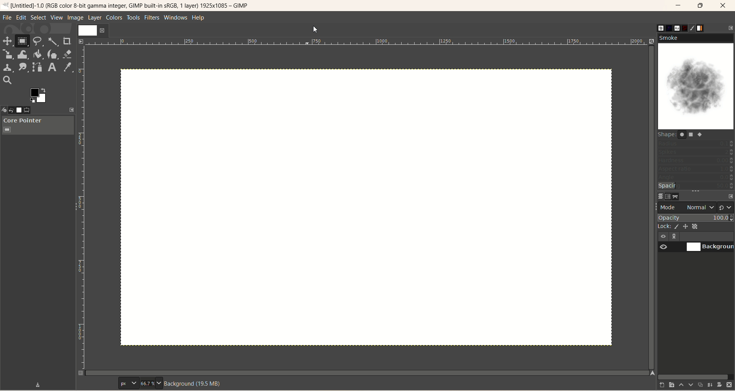 Image resolution: width=735 pixels, height=391 pixels. I want to click on create a new layer group and add it to image, so click(667, 385).